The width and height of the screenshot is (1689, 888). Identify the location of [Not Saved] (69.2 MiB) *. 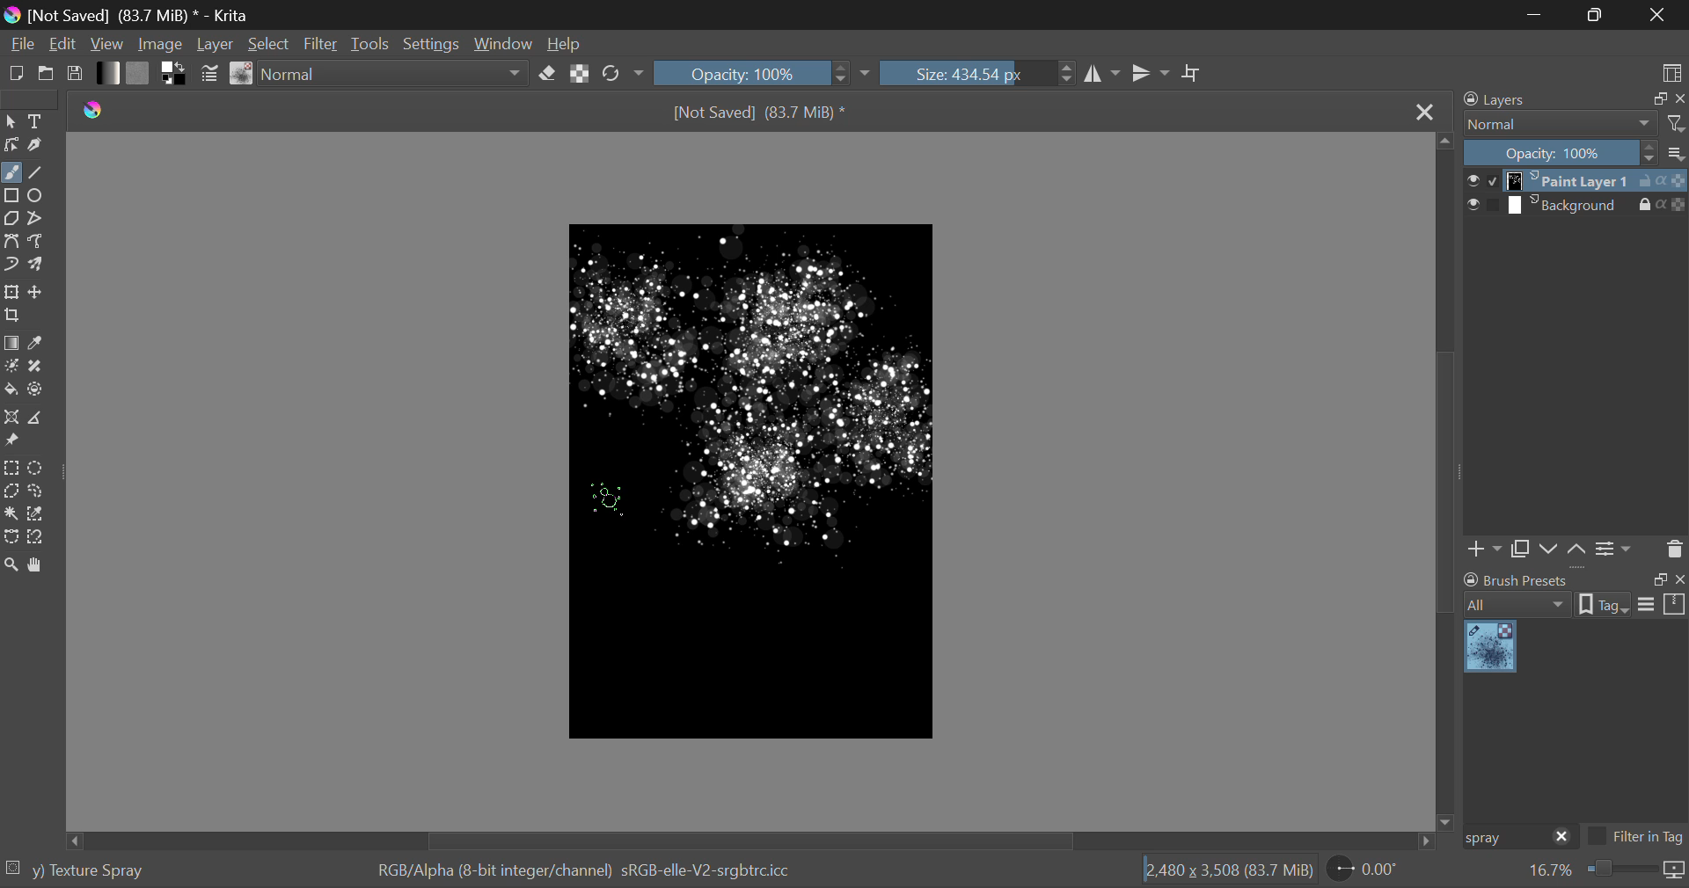
(760, 114).